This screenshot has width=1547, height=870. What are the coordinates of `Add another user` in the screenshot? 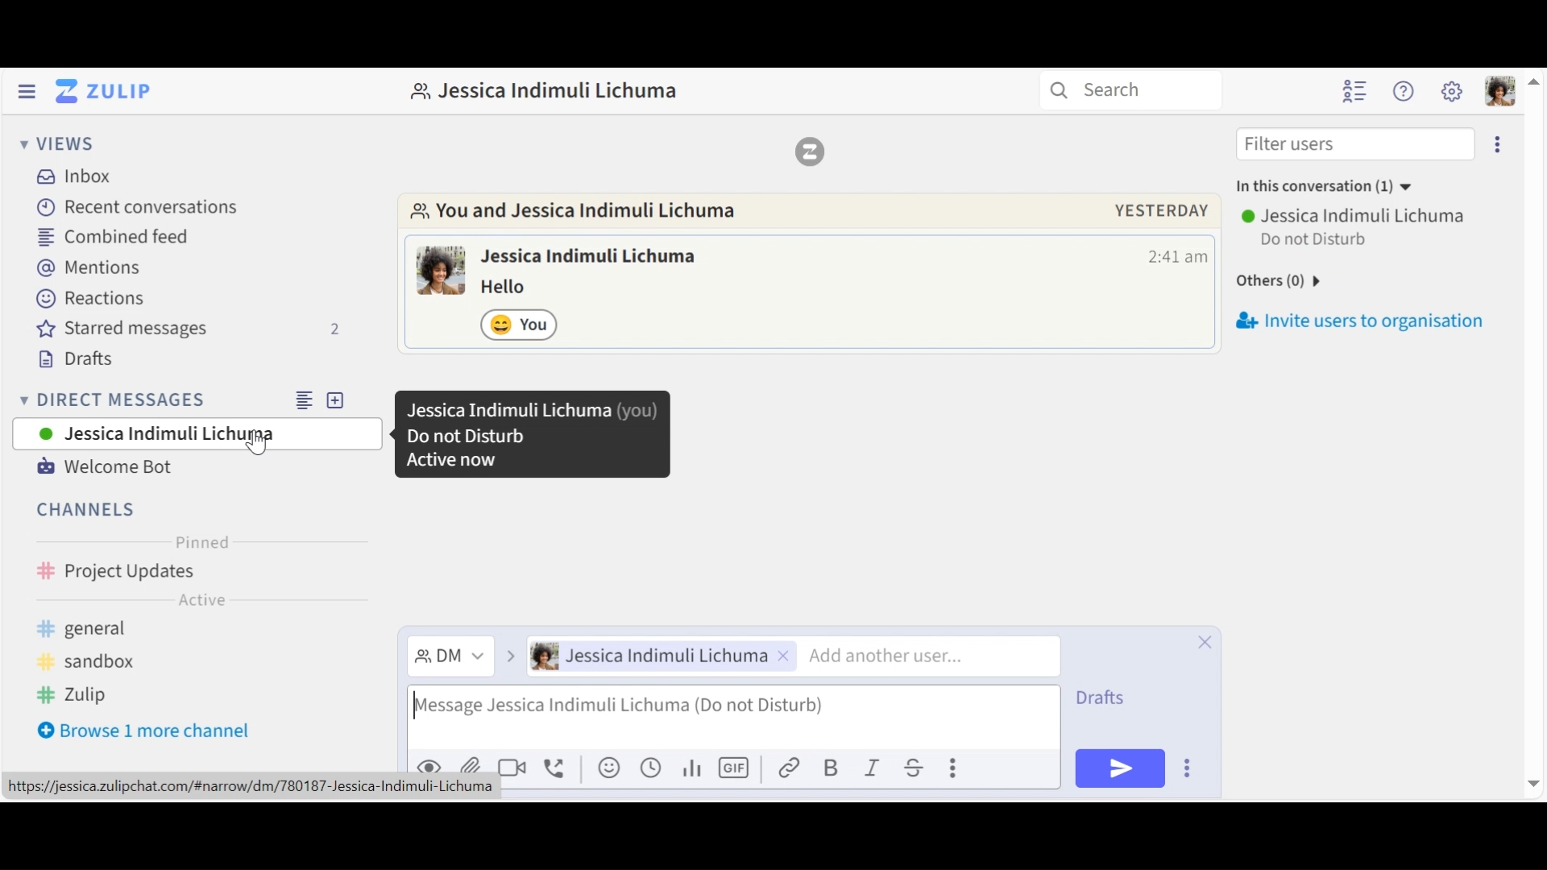 It's located at (906, 656).